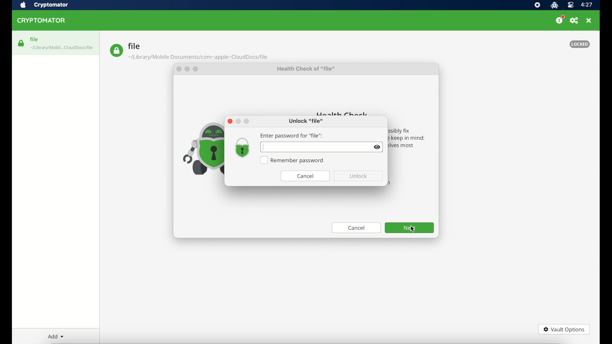 The image size is (612, 344). I want to click on maximize, so click(197, 70).